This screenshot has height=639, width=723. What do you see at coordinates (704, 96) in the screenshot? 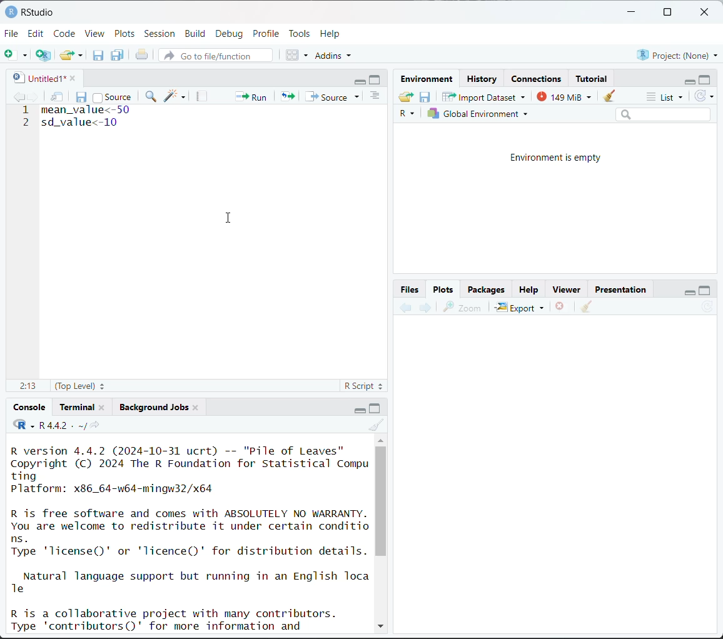
I see `refresh the list` at bounding box center [704, 96].